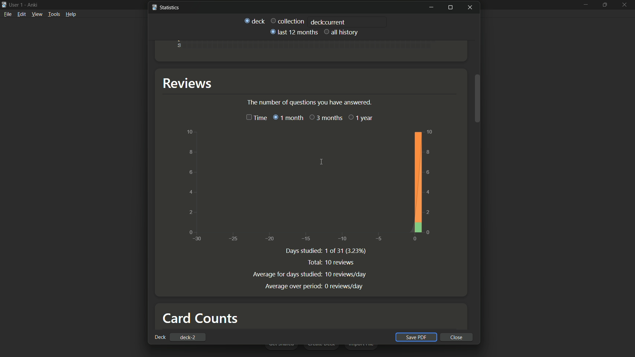 This screenshot has width=635, height=357. I want to click on Deck, so click(254, 21).